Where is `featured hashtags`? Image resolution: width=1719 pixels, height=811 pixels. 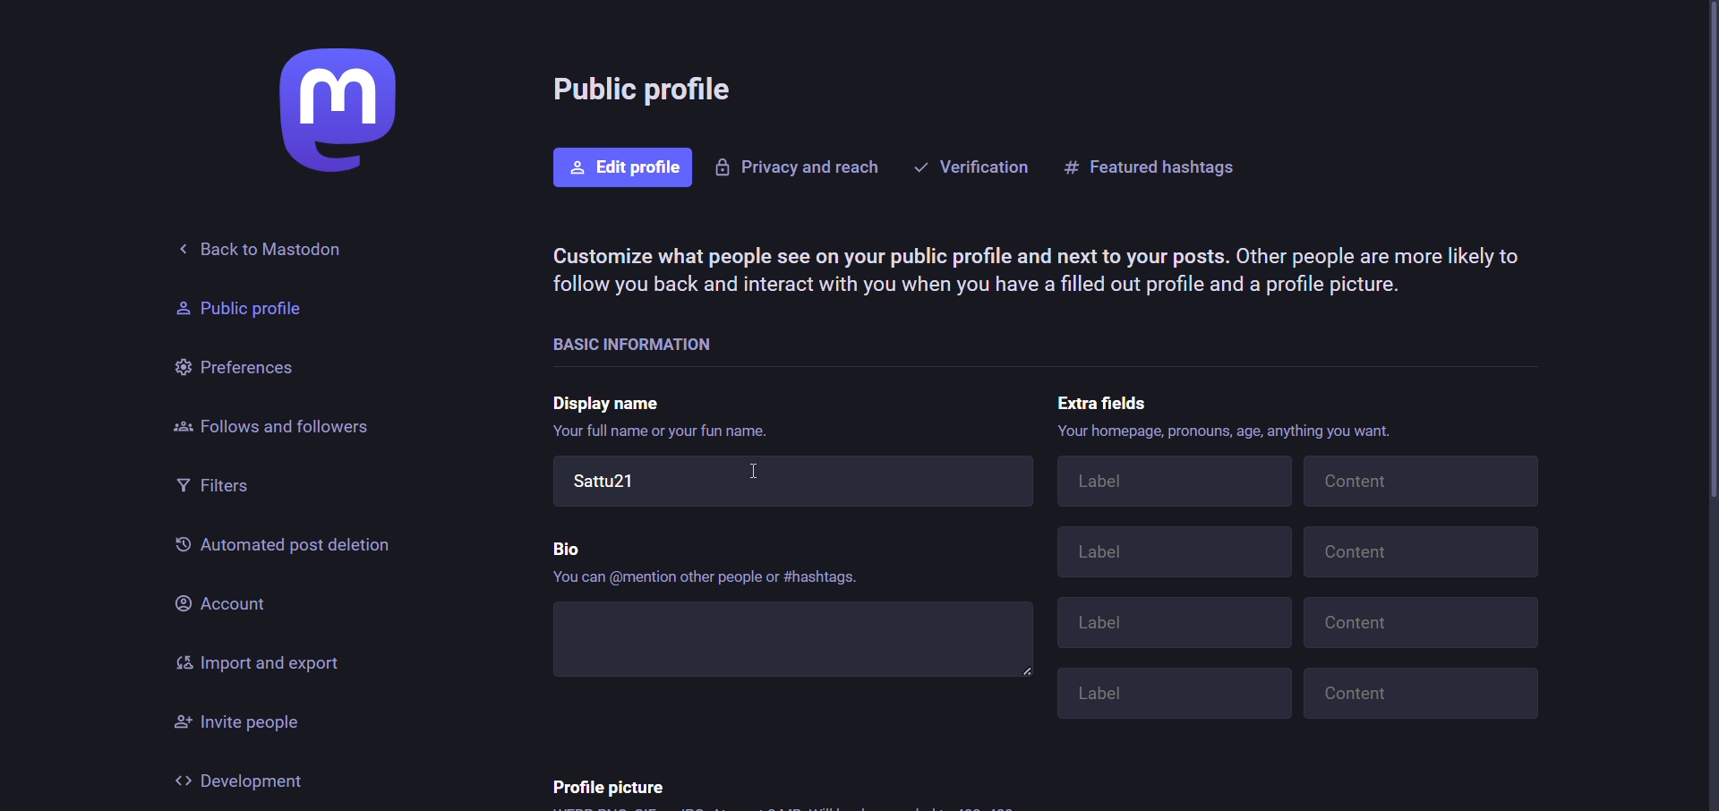
featured hashtags is located at coordinates (1154, 165).